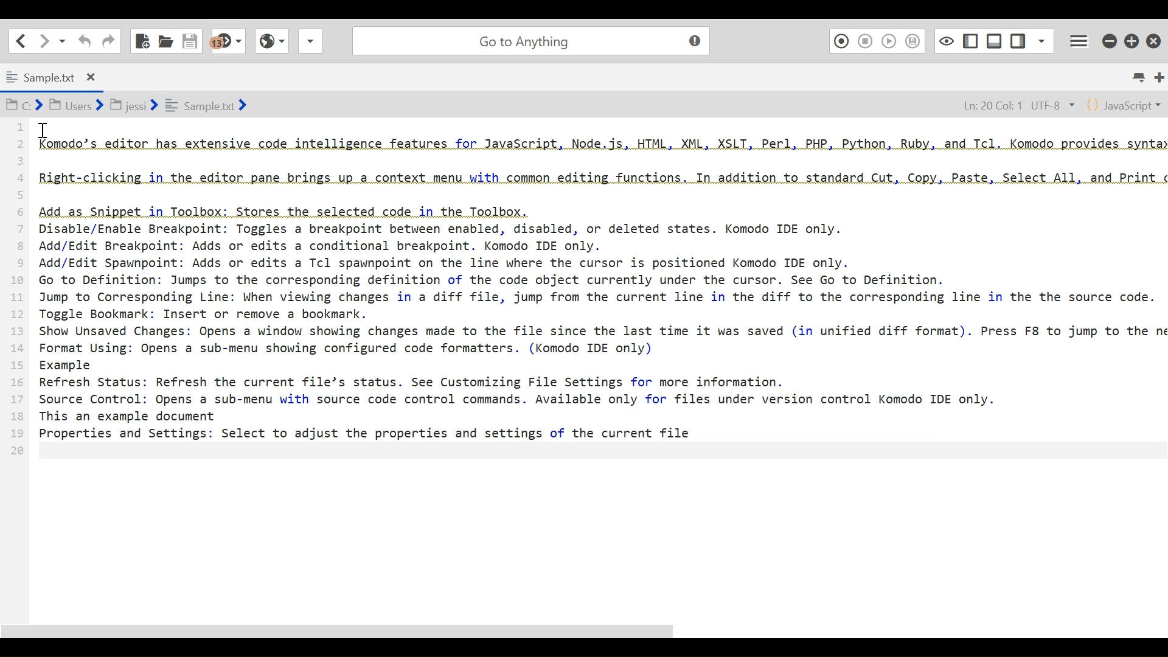 This screenshot has width=1168, height=657. Describe the element at coordinates (1141, 77) in the screenshot. I see `List all tabs` at that location.